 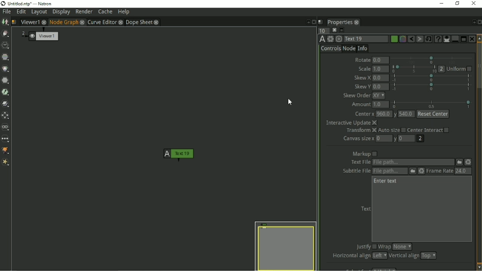 I want to click on Time, so click(x=5, y=45).